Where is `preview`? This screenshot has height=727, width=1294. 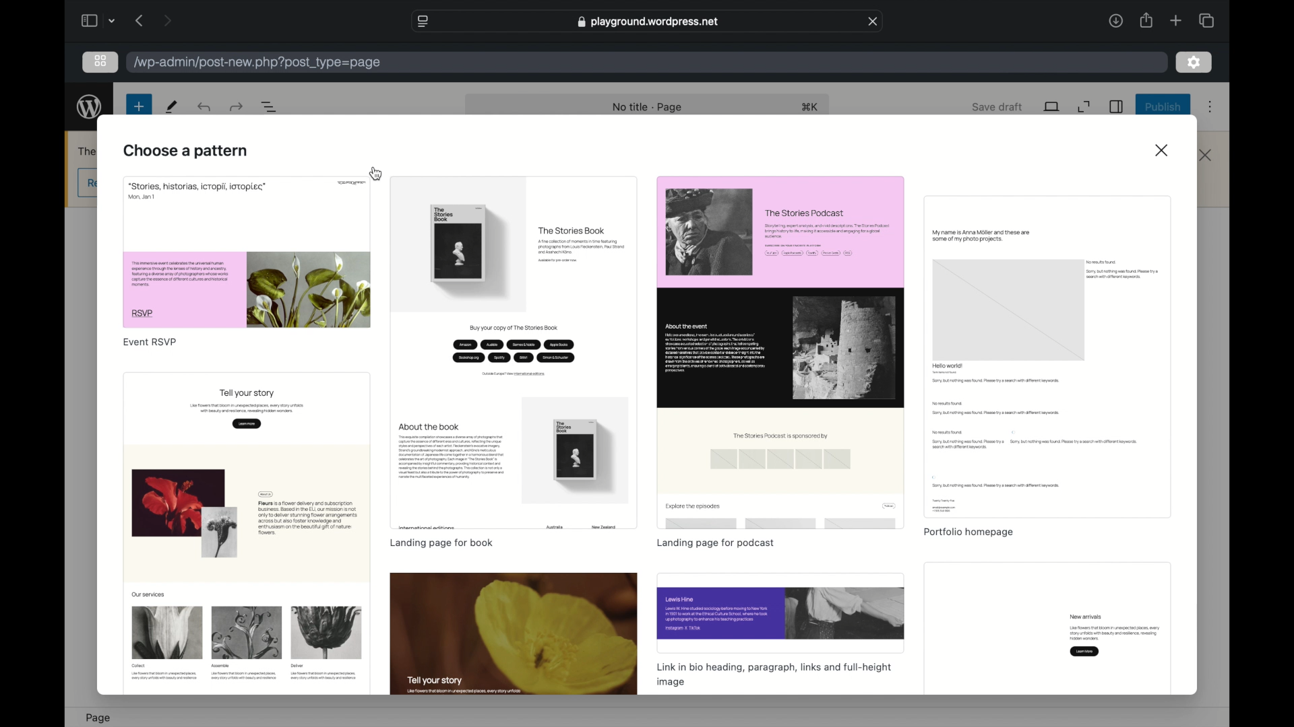 preview is located at coordinates (781, 353).